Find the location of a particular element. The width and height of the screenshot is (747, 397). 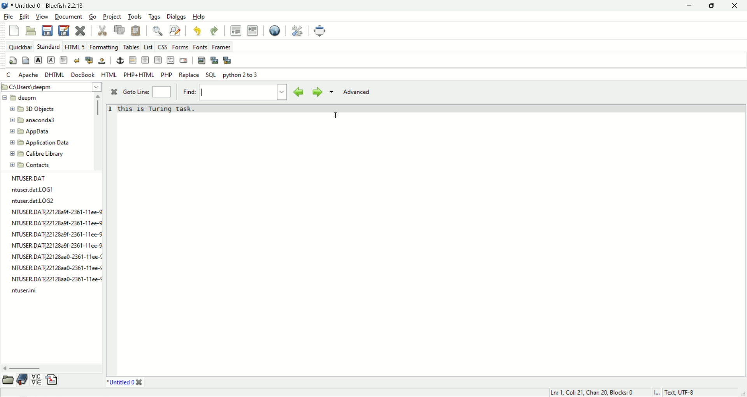

preferences is located at coordinates (297, 31).